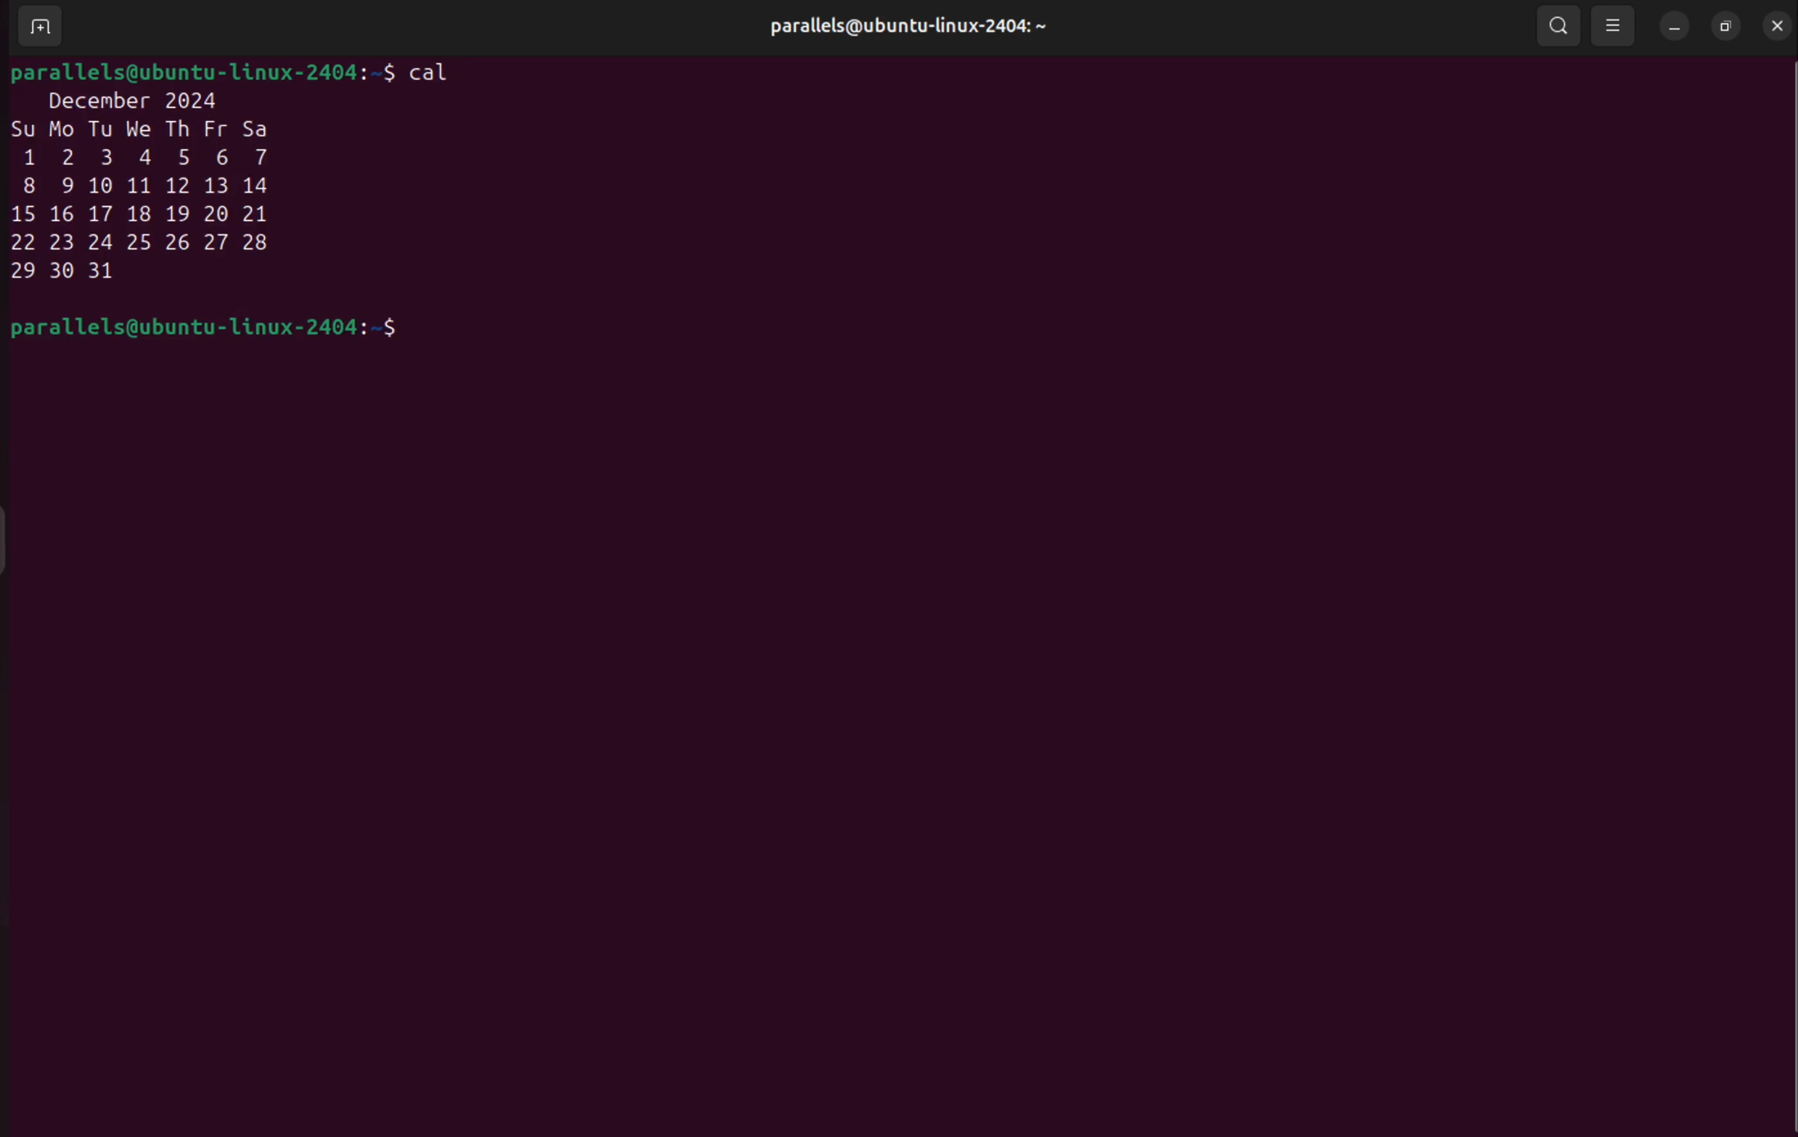 Image resolution: width=1798 pixels, height=1137 pixels. What do you see at coordinates (40, 25) in the screenshot?
I see `add terminal` at bounding box center [40, 25].